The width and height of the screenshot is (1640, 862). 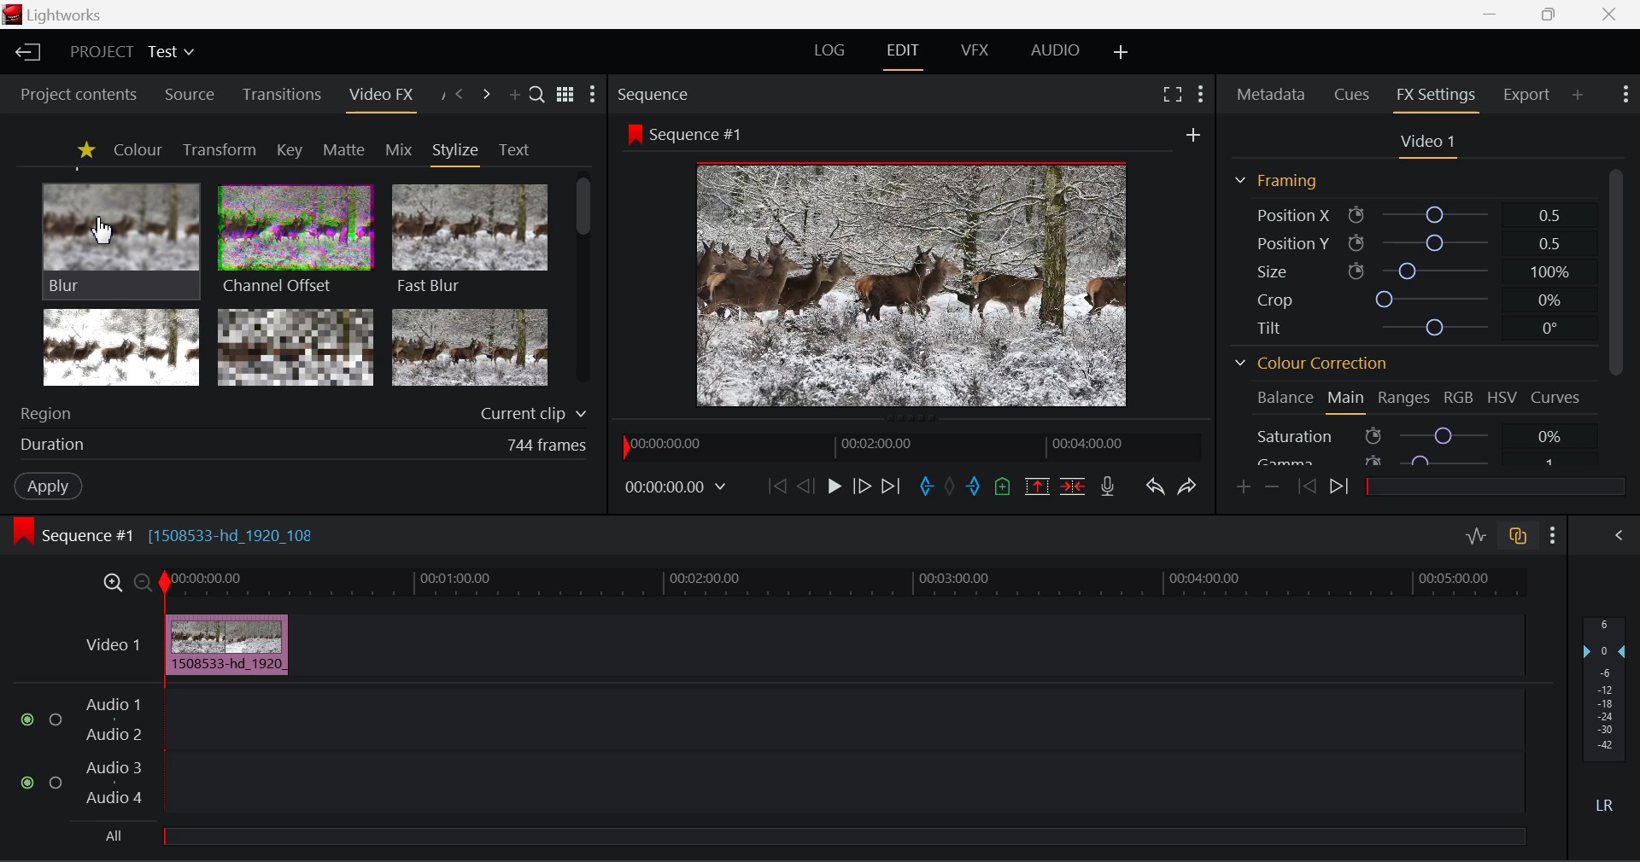 What do you see at coordinates (1409, 242) in the screenshot?
I see `Position Y` at bounding box center [1409, 242].